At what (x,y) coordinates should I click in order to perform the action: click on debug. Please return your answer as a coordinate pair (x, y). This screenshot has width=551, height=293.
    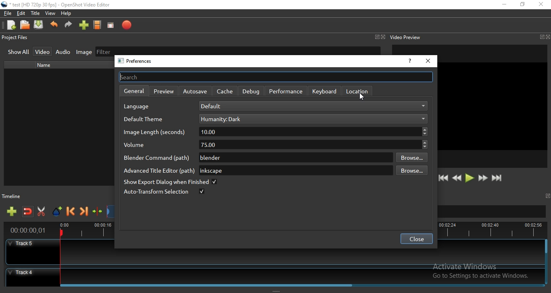
    Looking at the image, I should click on (250, 91).